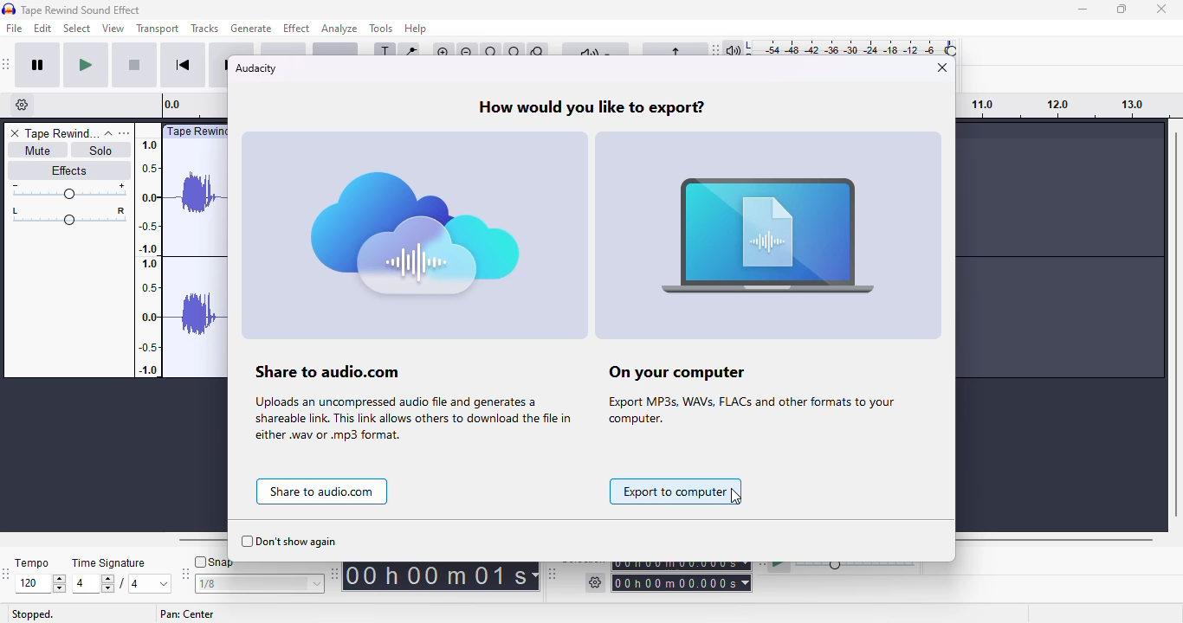 This screenshot has height=623, width=1183. What do you see at coordinates (590, 107) in the screenshot?
I see `how would you like to export?` at bounding box center [590, 107].